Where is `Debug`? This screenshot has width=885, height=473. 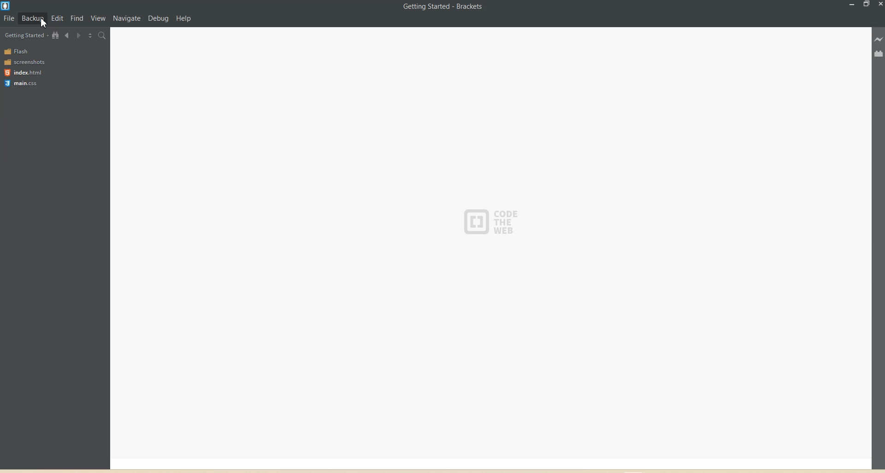 Debug is located at coordinates (159, 18).